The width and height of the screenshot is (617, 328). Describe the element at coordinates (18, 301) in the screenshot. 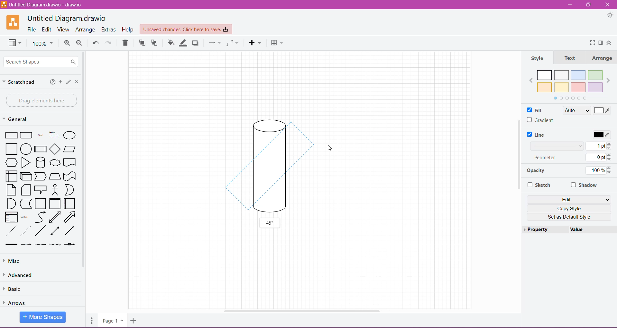

I see `Arrows` at that location.